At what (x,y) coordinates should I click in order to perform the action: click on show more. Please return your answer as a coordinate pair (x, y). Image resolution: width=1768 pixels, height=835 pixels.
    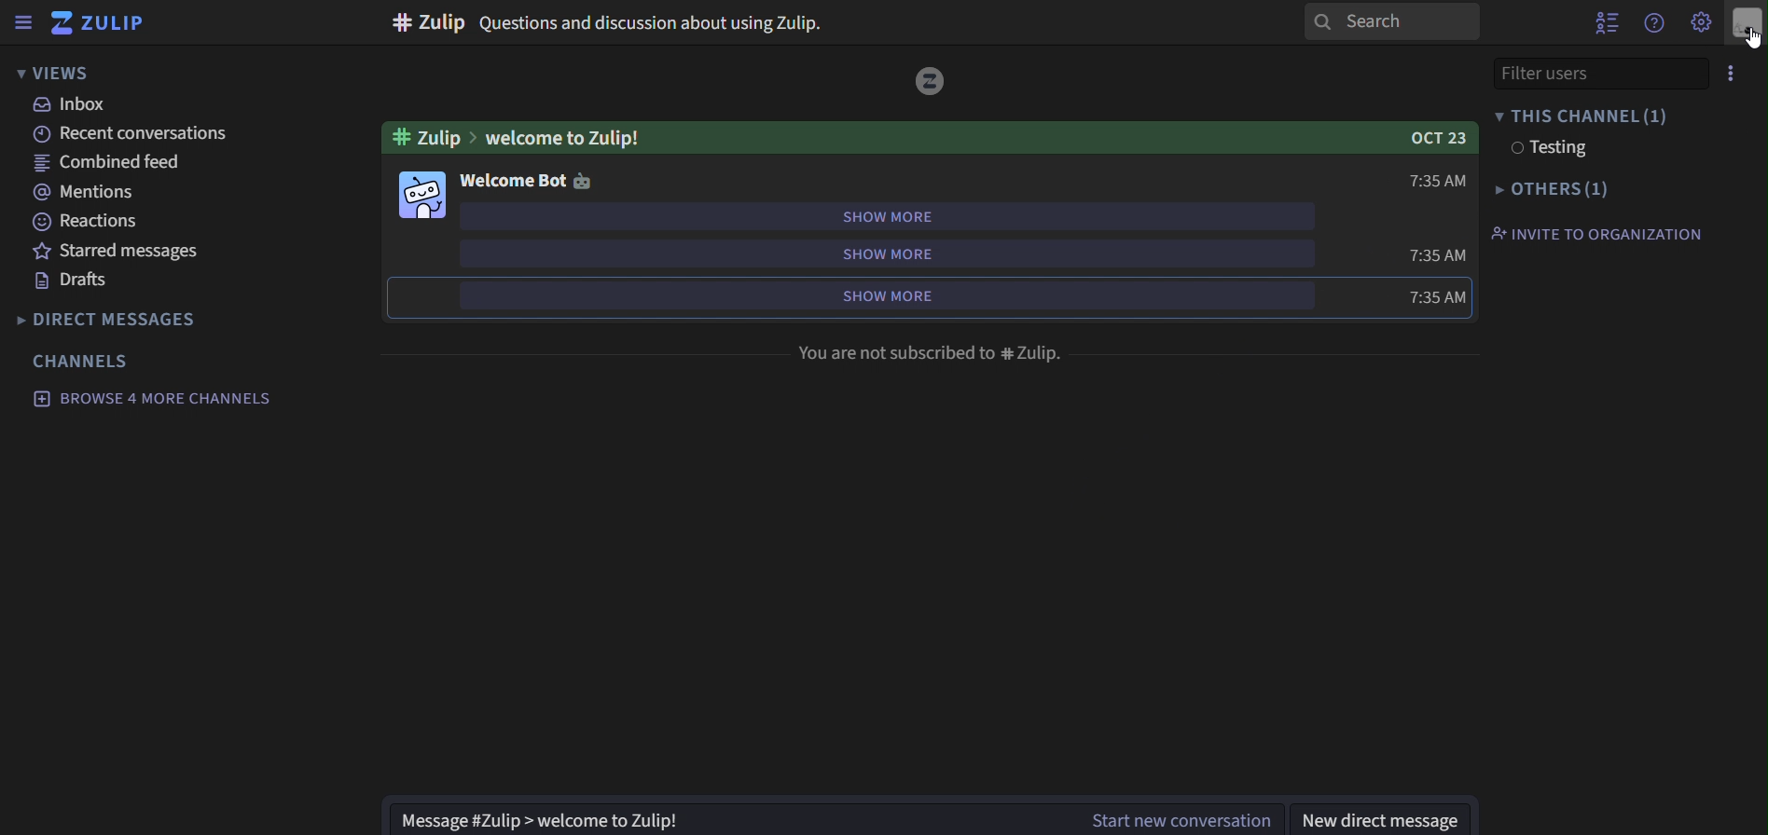
    Looking at the image, I should click on (885, 251).